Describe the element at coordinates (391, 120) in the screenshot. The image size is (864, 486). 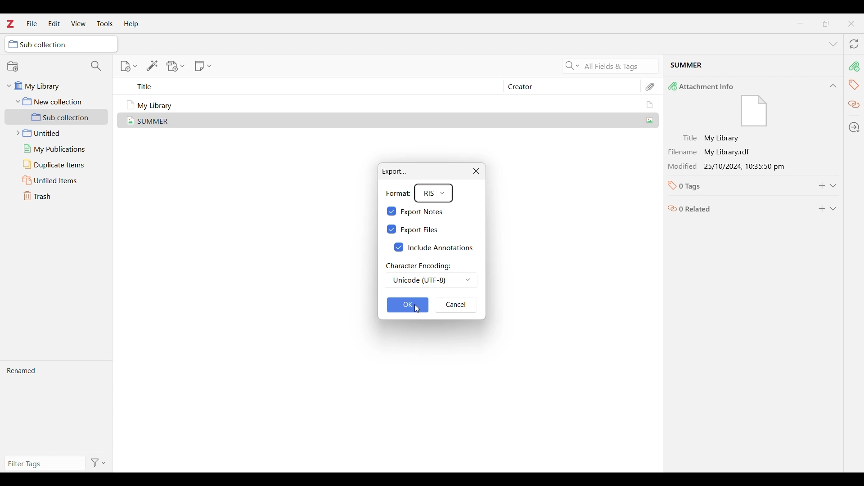
I see `Summer` at that location.